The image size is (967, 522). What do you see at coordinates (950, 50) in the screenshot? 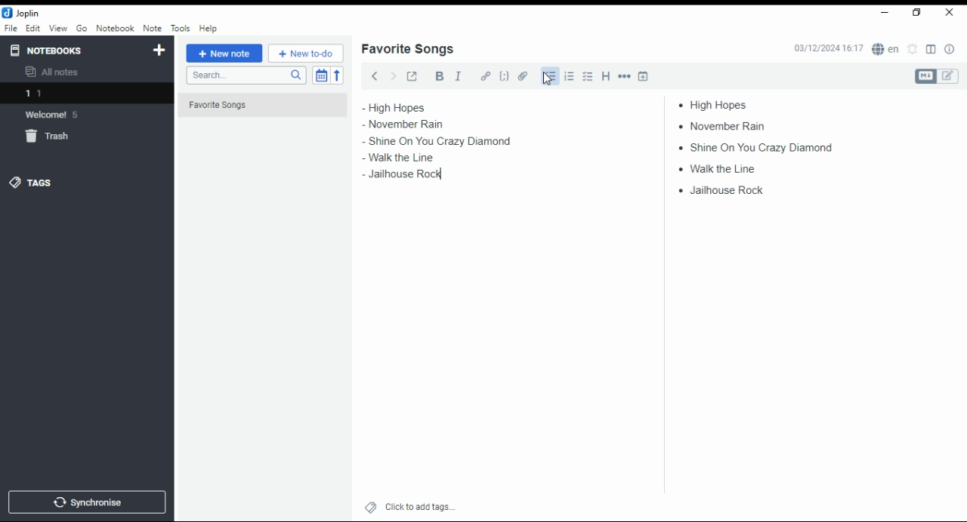
I see `note properties` at bounding box center [950, 50].